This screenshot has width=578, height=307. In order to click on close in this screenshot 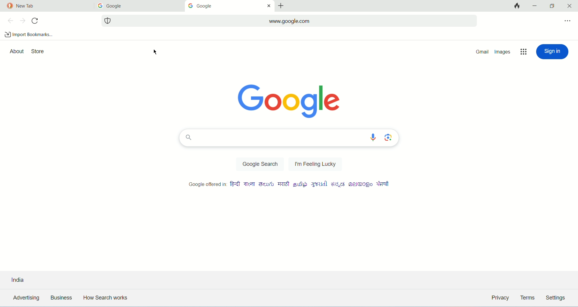, I will do `click(570, 5)`.